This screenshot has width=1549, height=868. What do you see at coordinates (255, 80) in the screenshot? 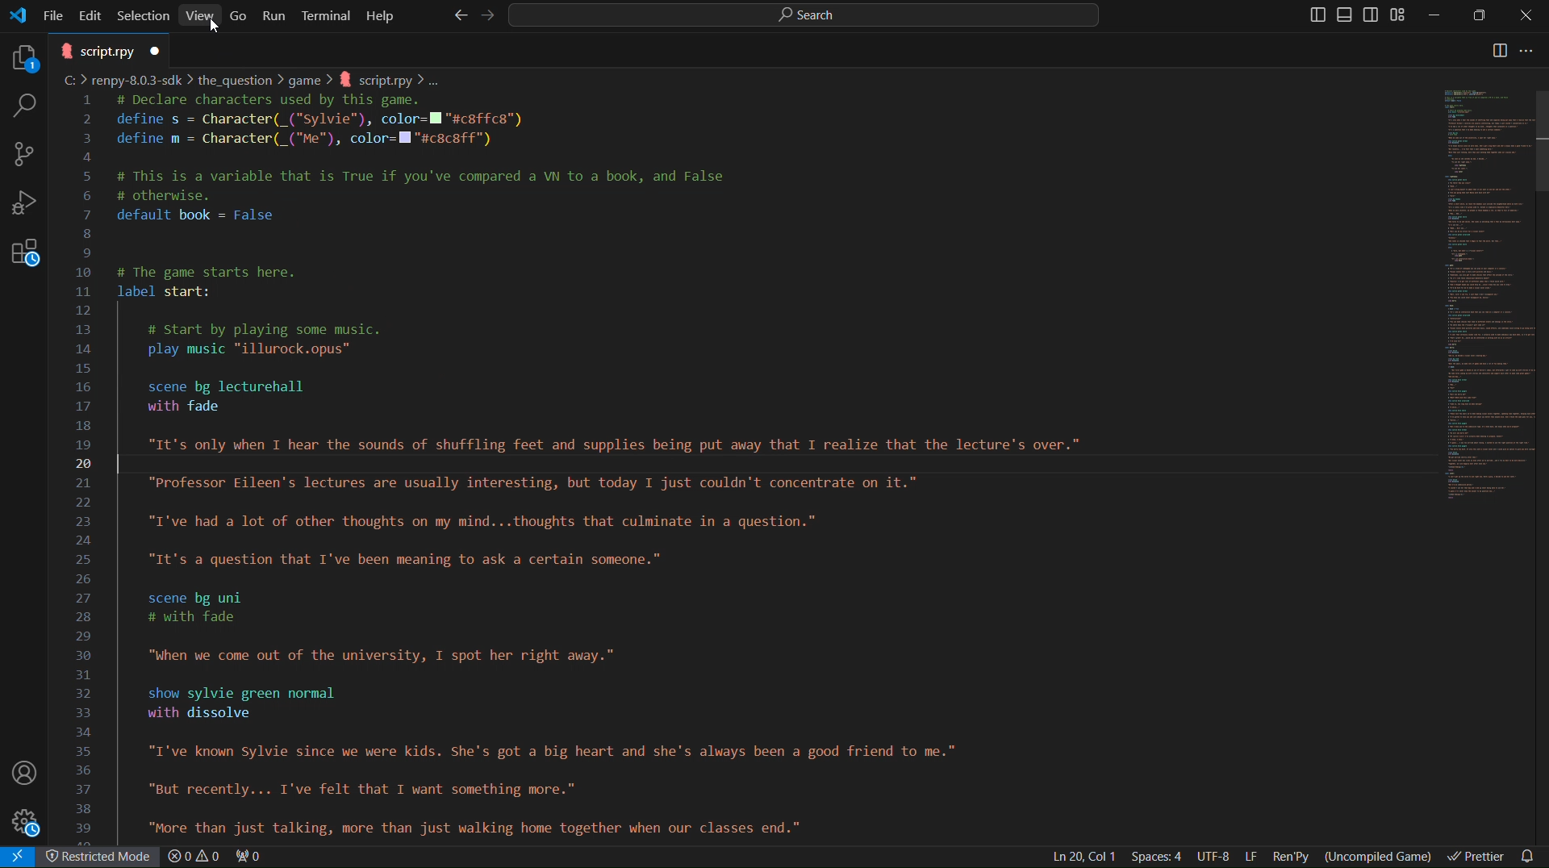
I see `C: > renpy-8.0.3-sdk > the_question > game > 8 scriptrpy > ...` at bounding box center [255, 80].